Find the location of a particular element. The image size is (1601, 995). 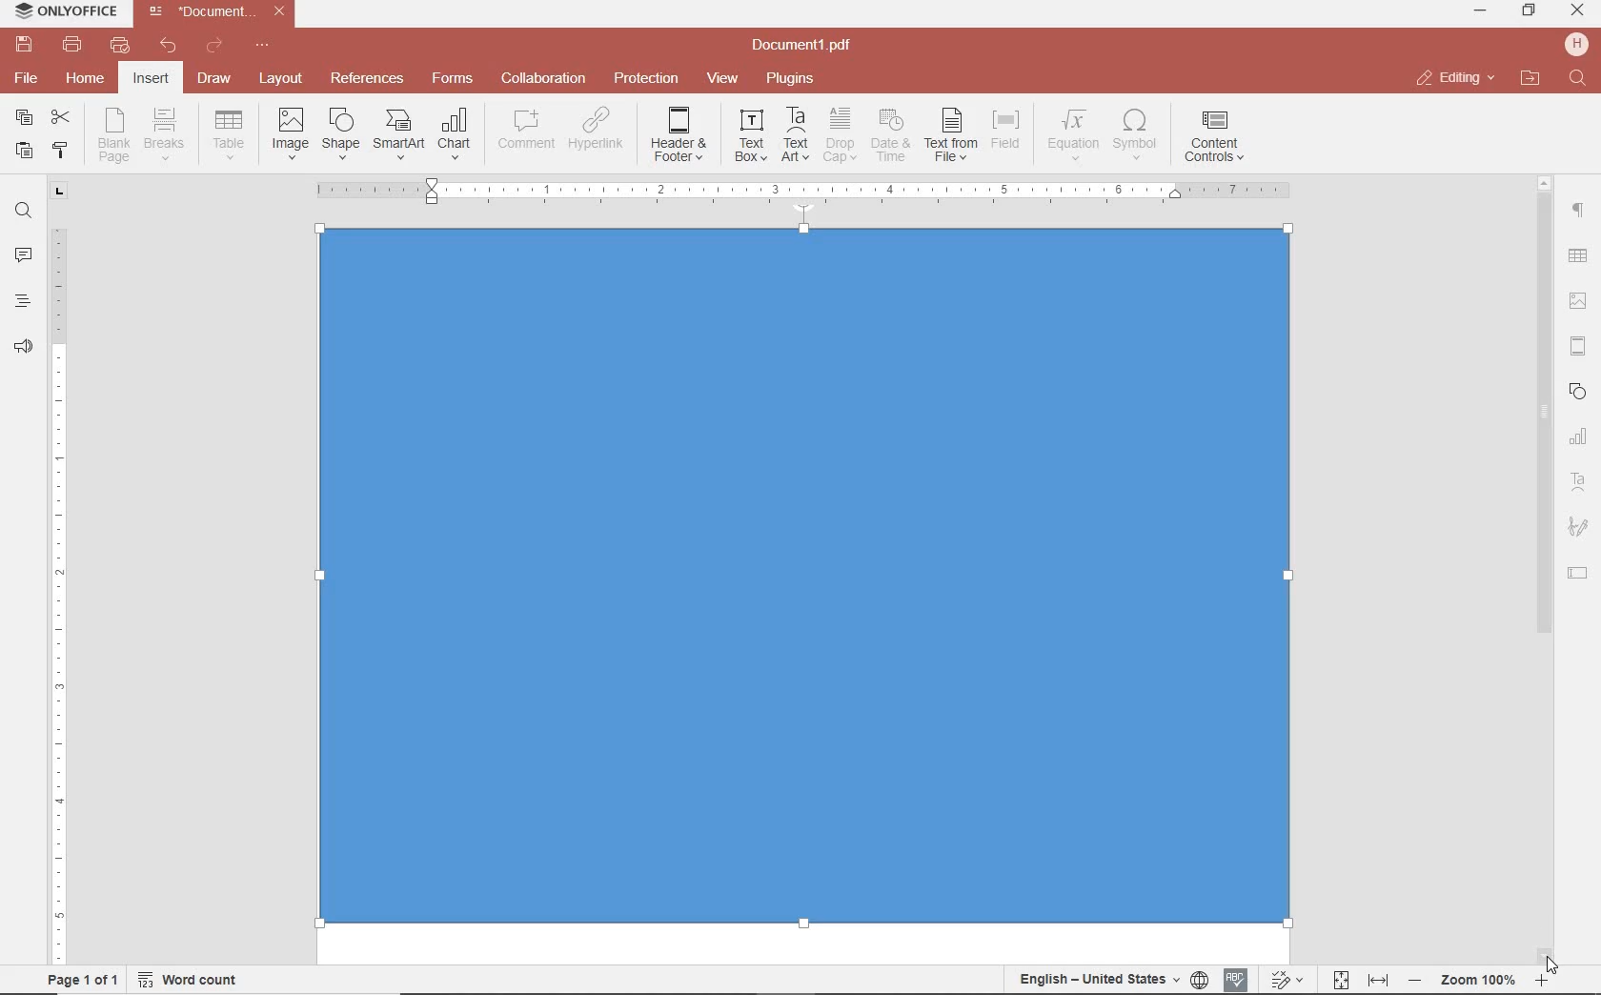

cut is located at coordinates (59, 119).